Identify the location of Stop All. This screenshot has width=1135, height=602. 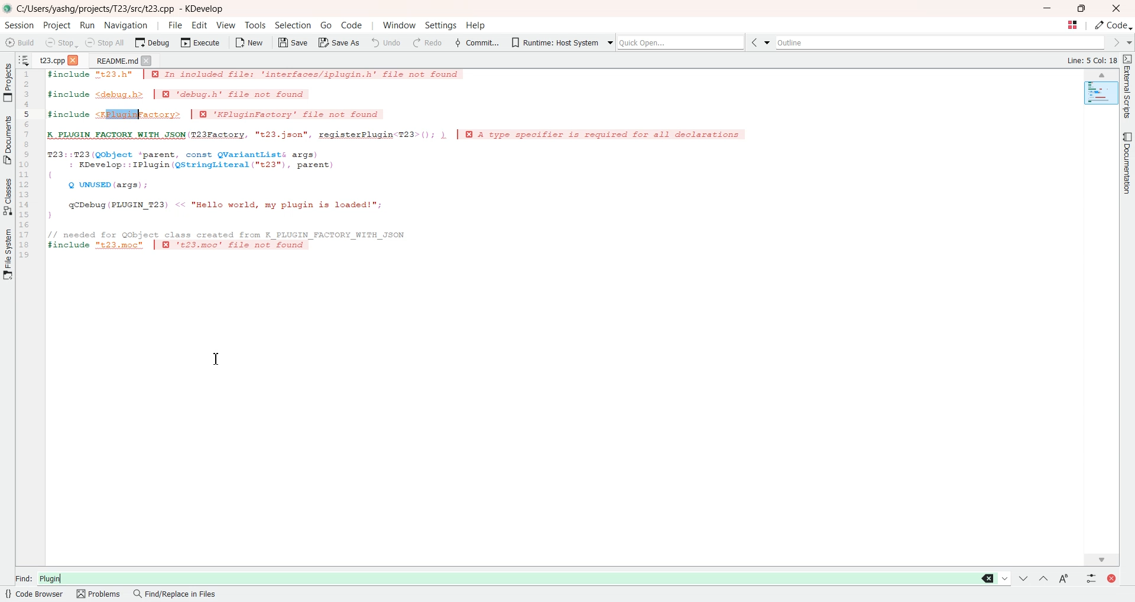
(106, 42).